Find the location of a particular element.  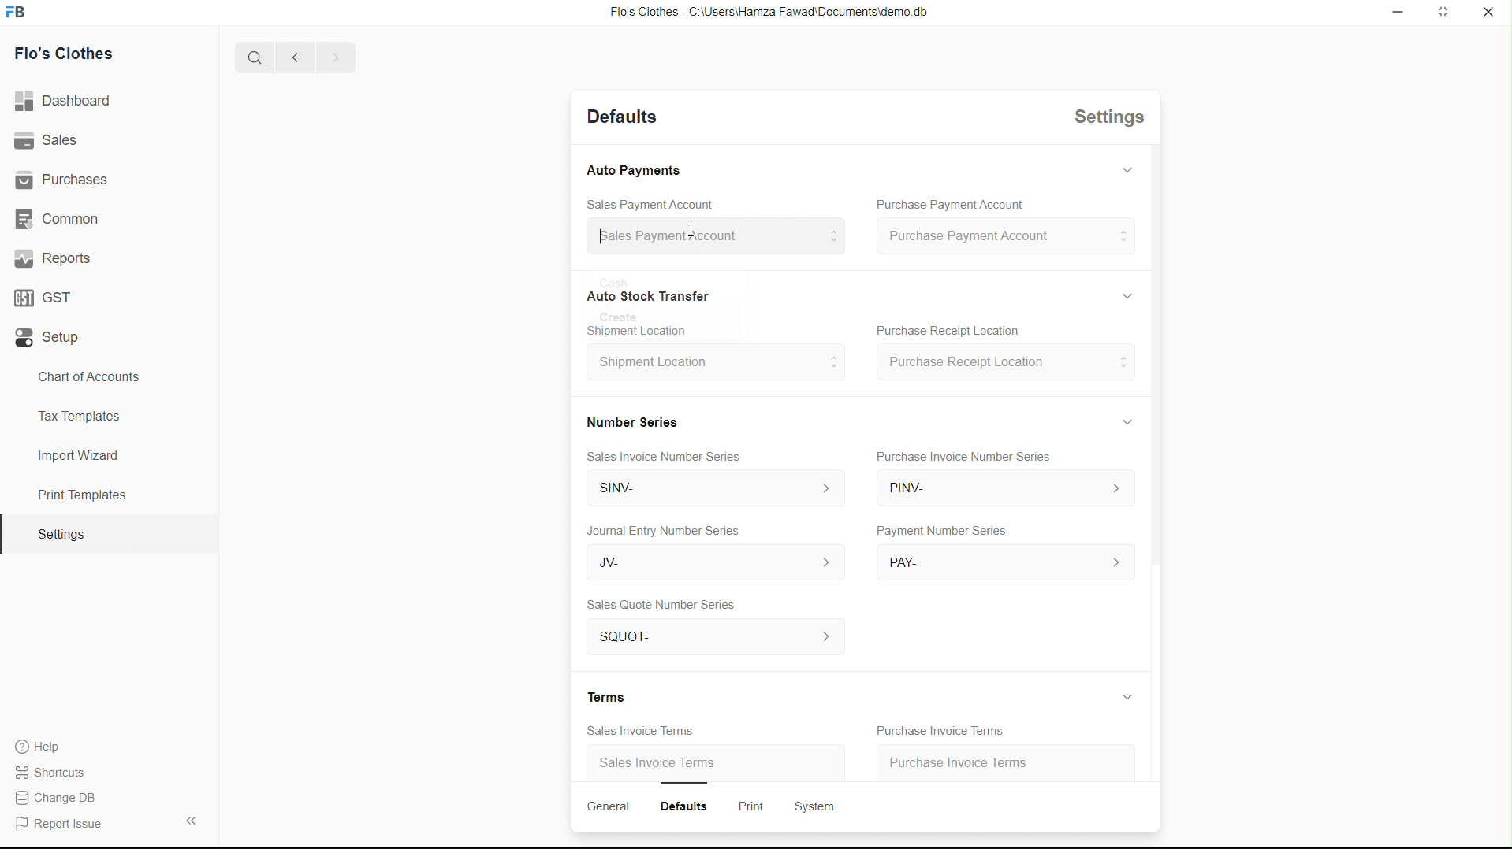

Number Series is located at coordinates (627, 421).